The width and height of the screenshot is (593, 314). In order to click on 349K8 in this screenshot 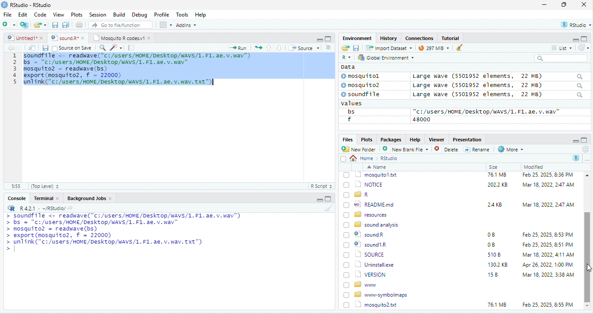, I will do `click(496, 207)`.